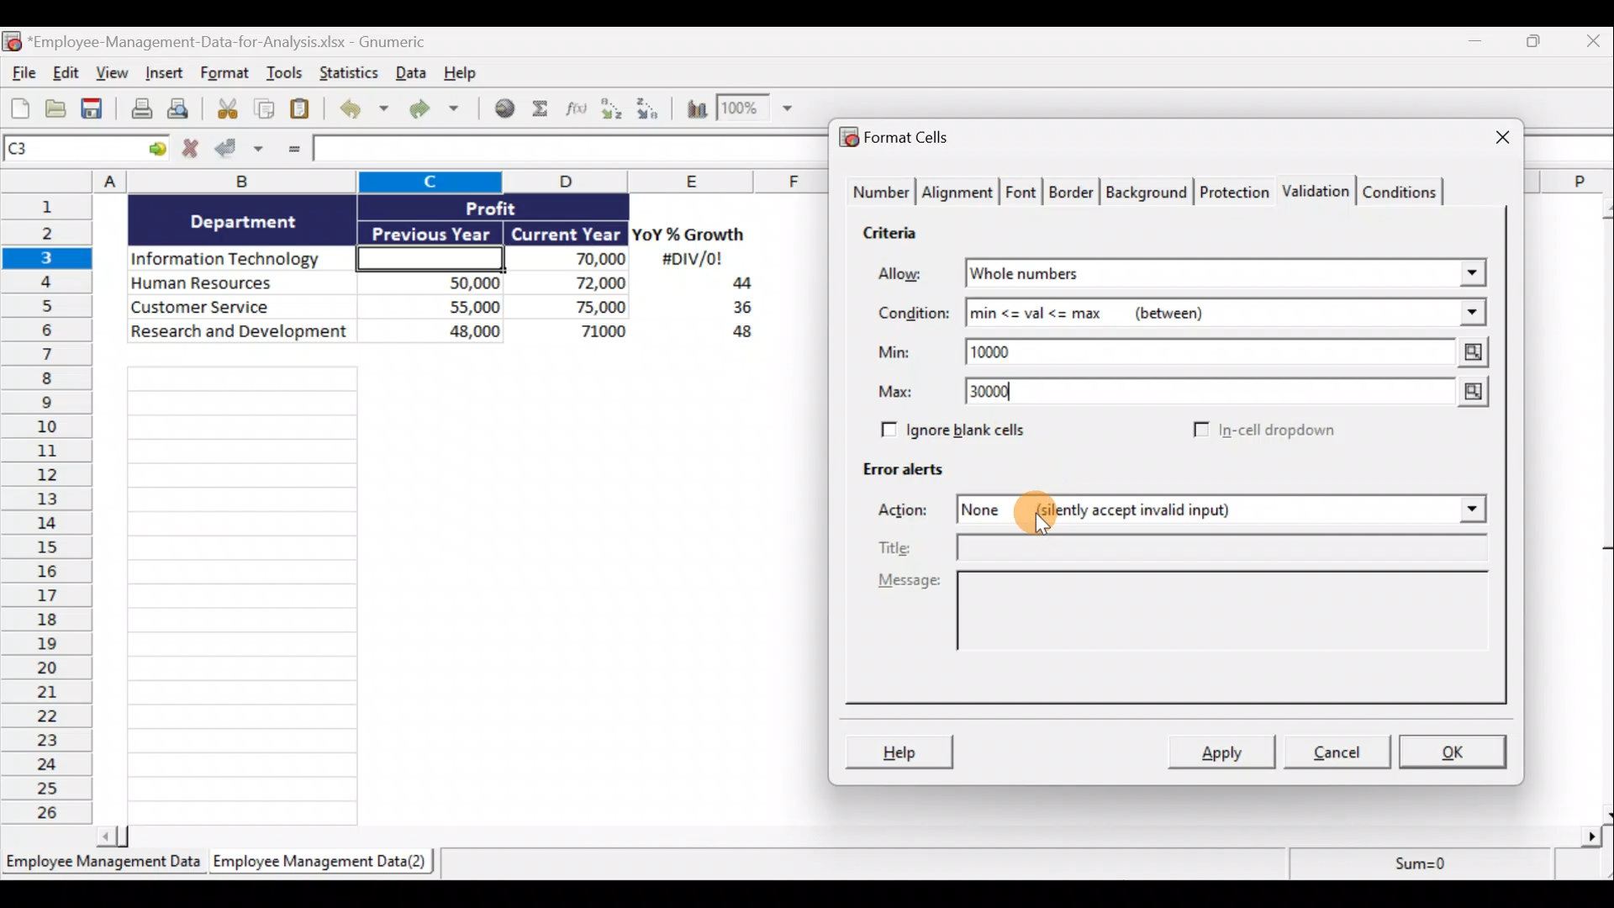  I want to click on Whole numbers, so click(1128, 274).